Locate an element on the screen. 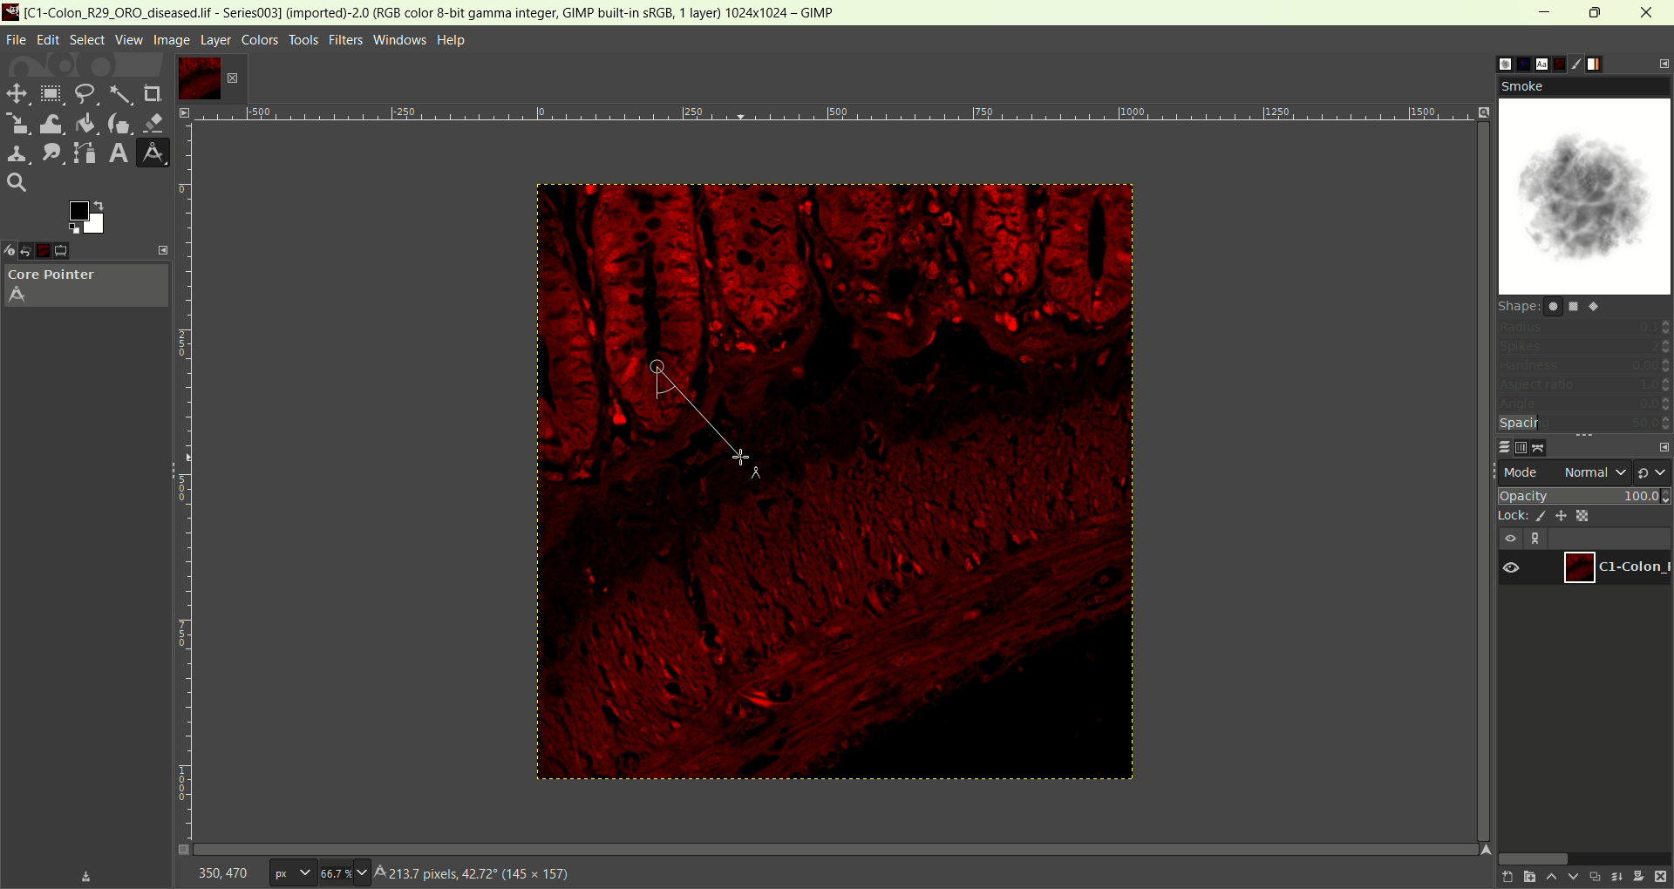 The width and height of the screenshot is (1674, 889). undo history is located at coordinates (32, 252).